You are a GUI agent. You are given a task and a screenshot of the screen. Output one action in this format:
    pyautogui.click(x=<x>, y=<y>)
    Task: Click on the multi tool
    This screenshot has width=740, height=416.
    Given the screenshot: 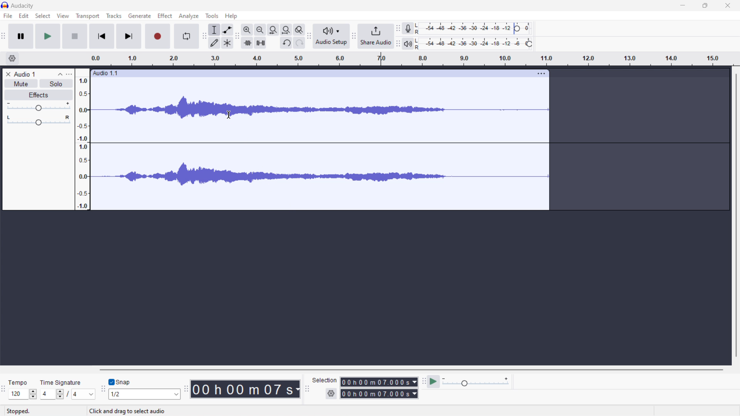 What is the action you would take?
    pyautogui.click(x=227, y=42)
    